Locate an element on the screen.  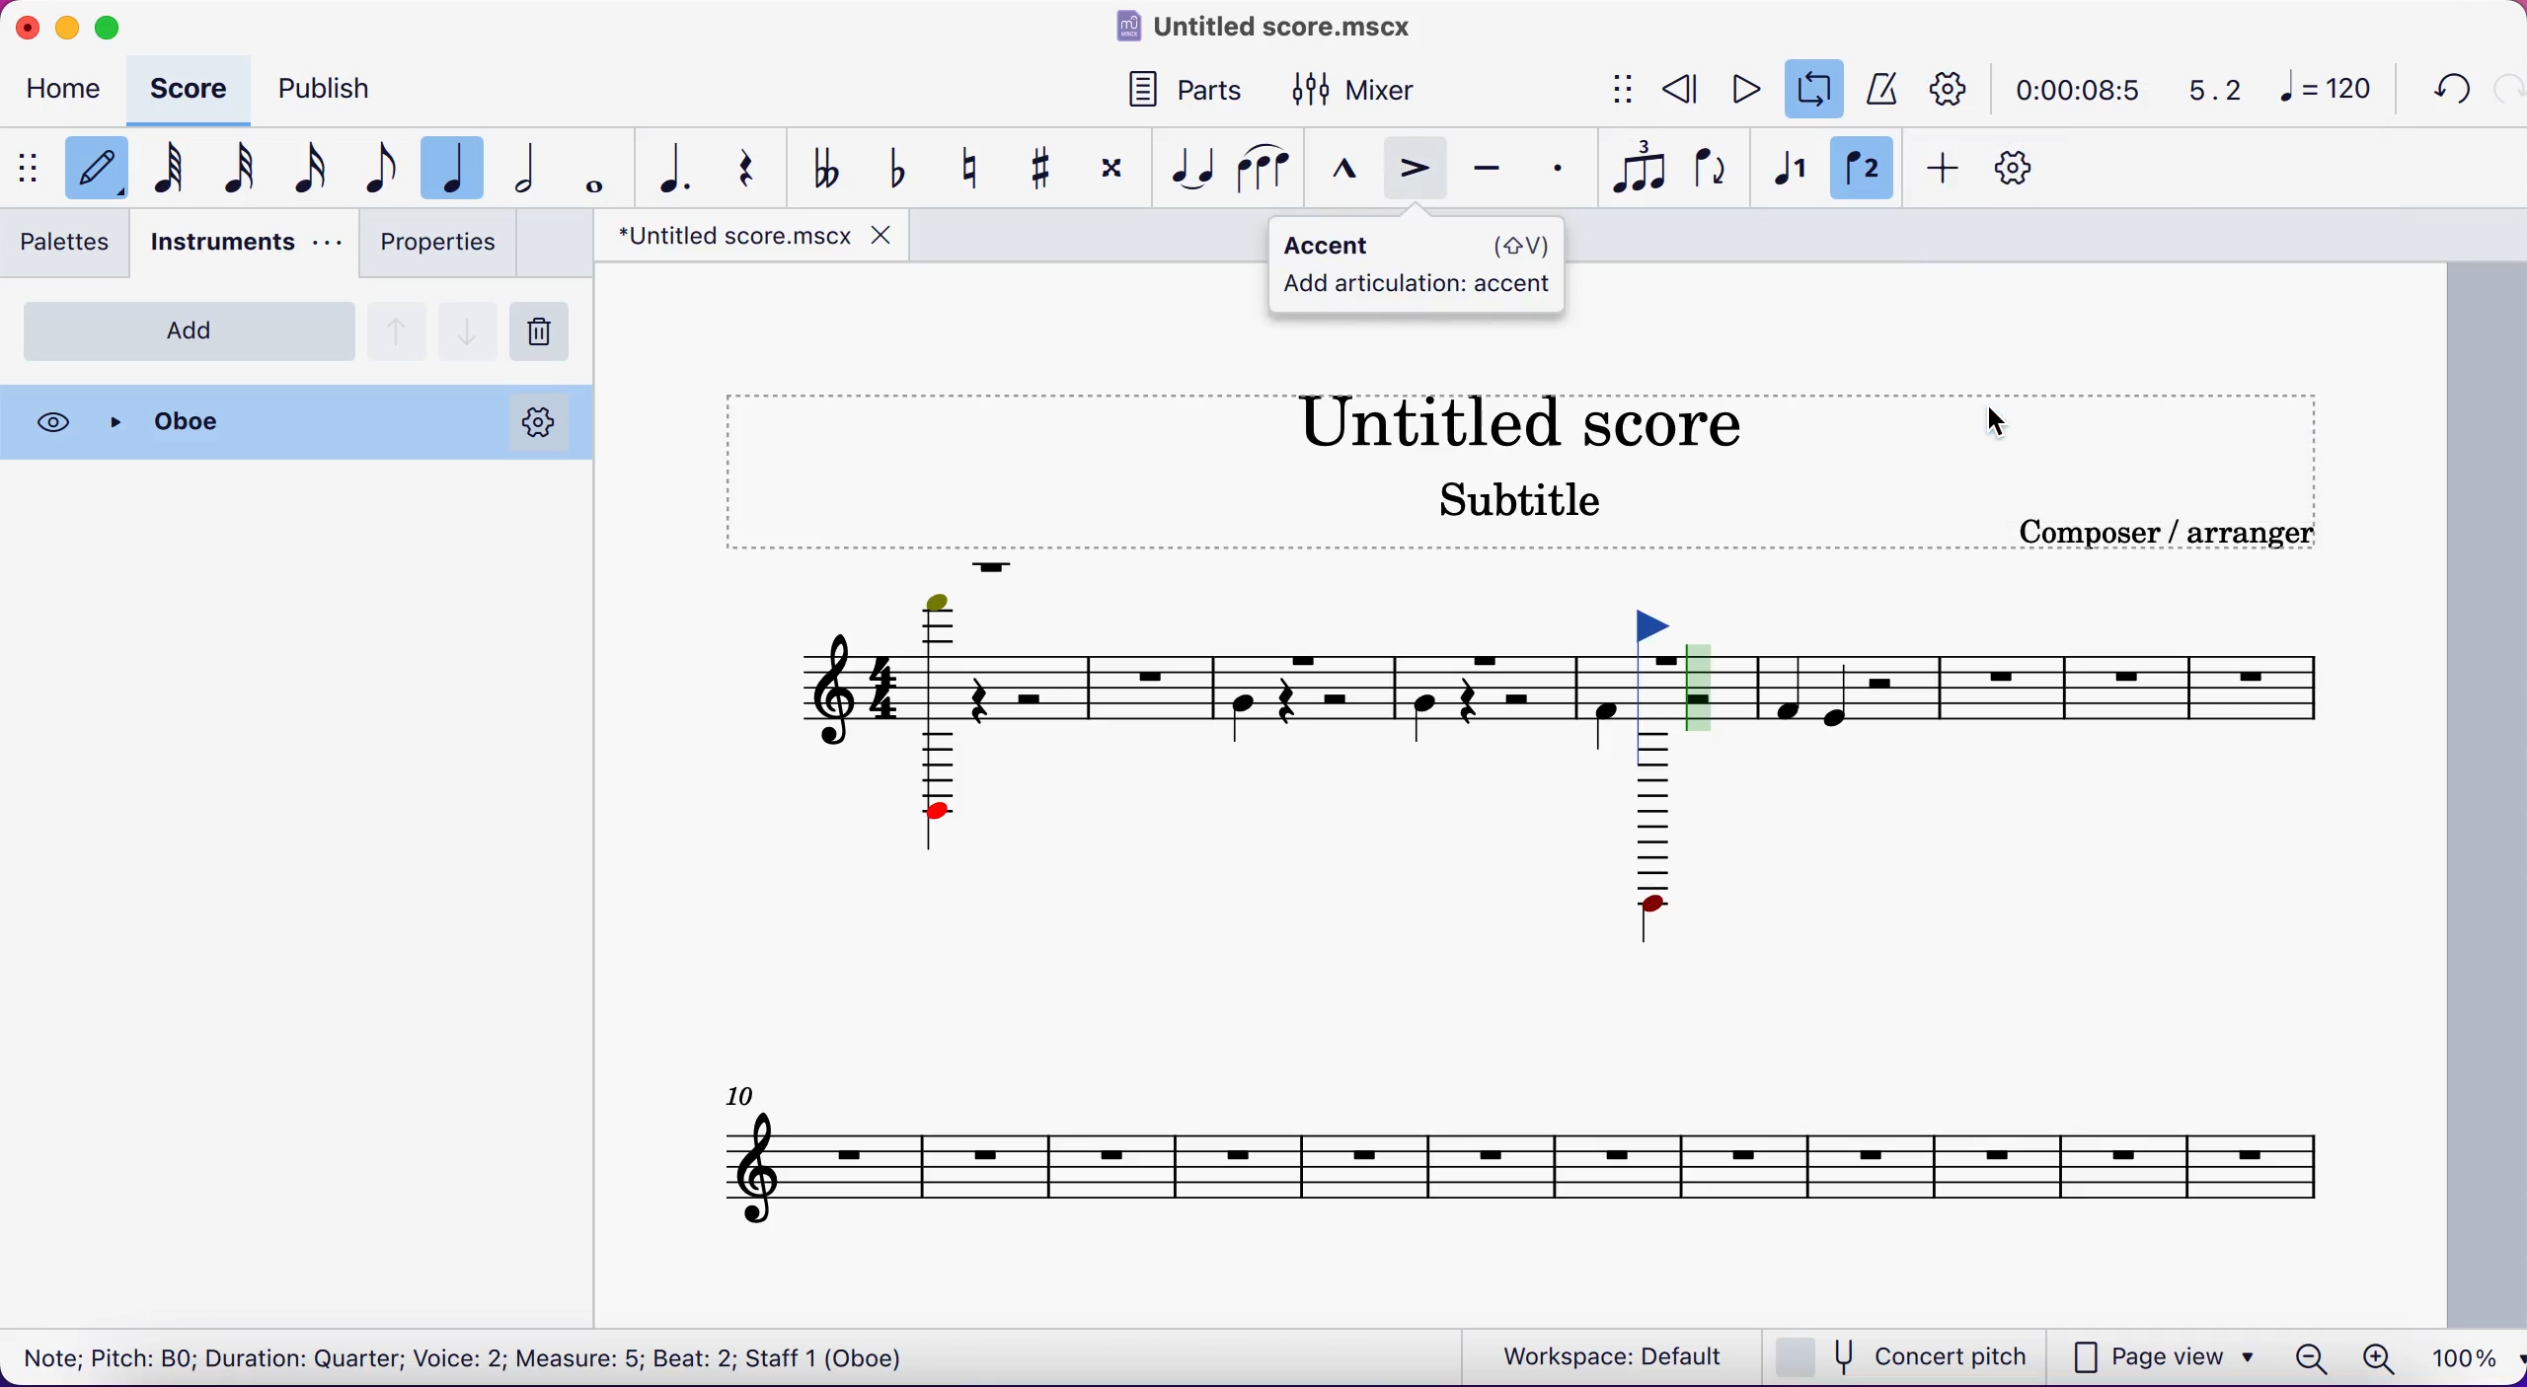
whole note is located at coordinates (590, 168).